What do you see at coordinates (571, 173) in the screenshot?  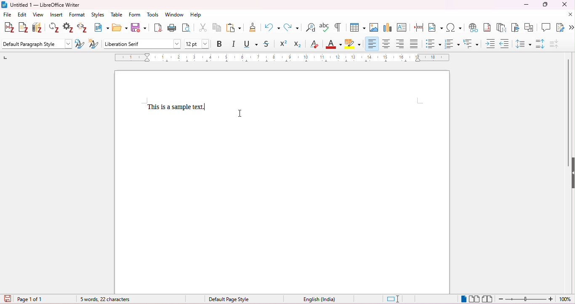 I see `hide/ show` at bounding box center [571, 173].